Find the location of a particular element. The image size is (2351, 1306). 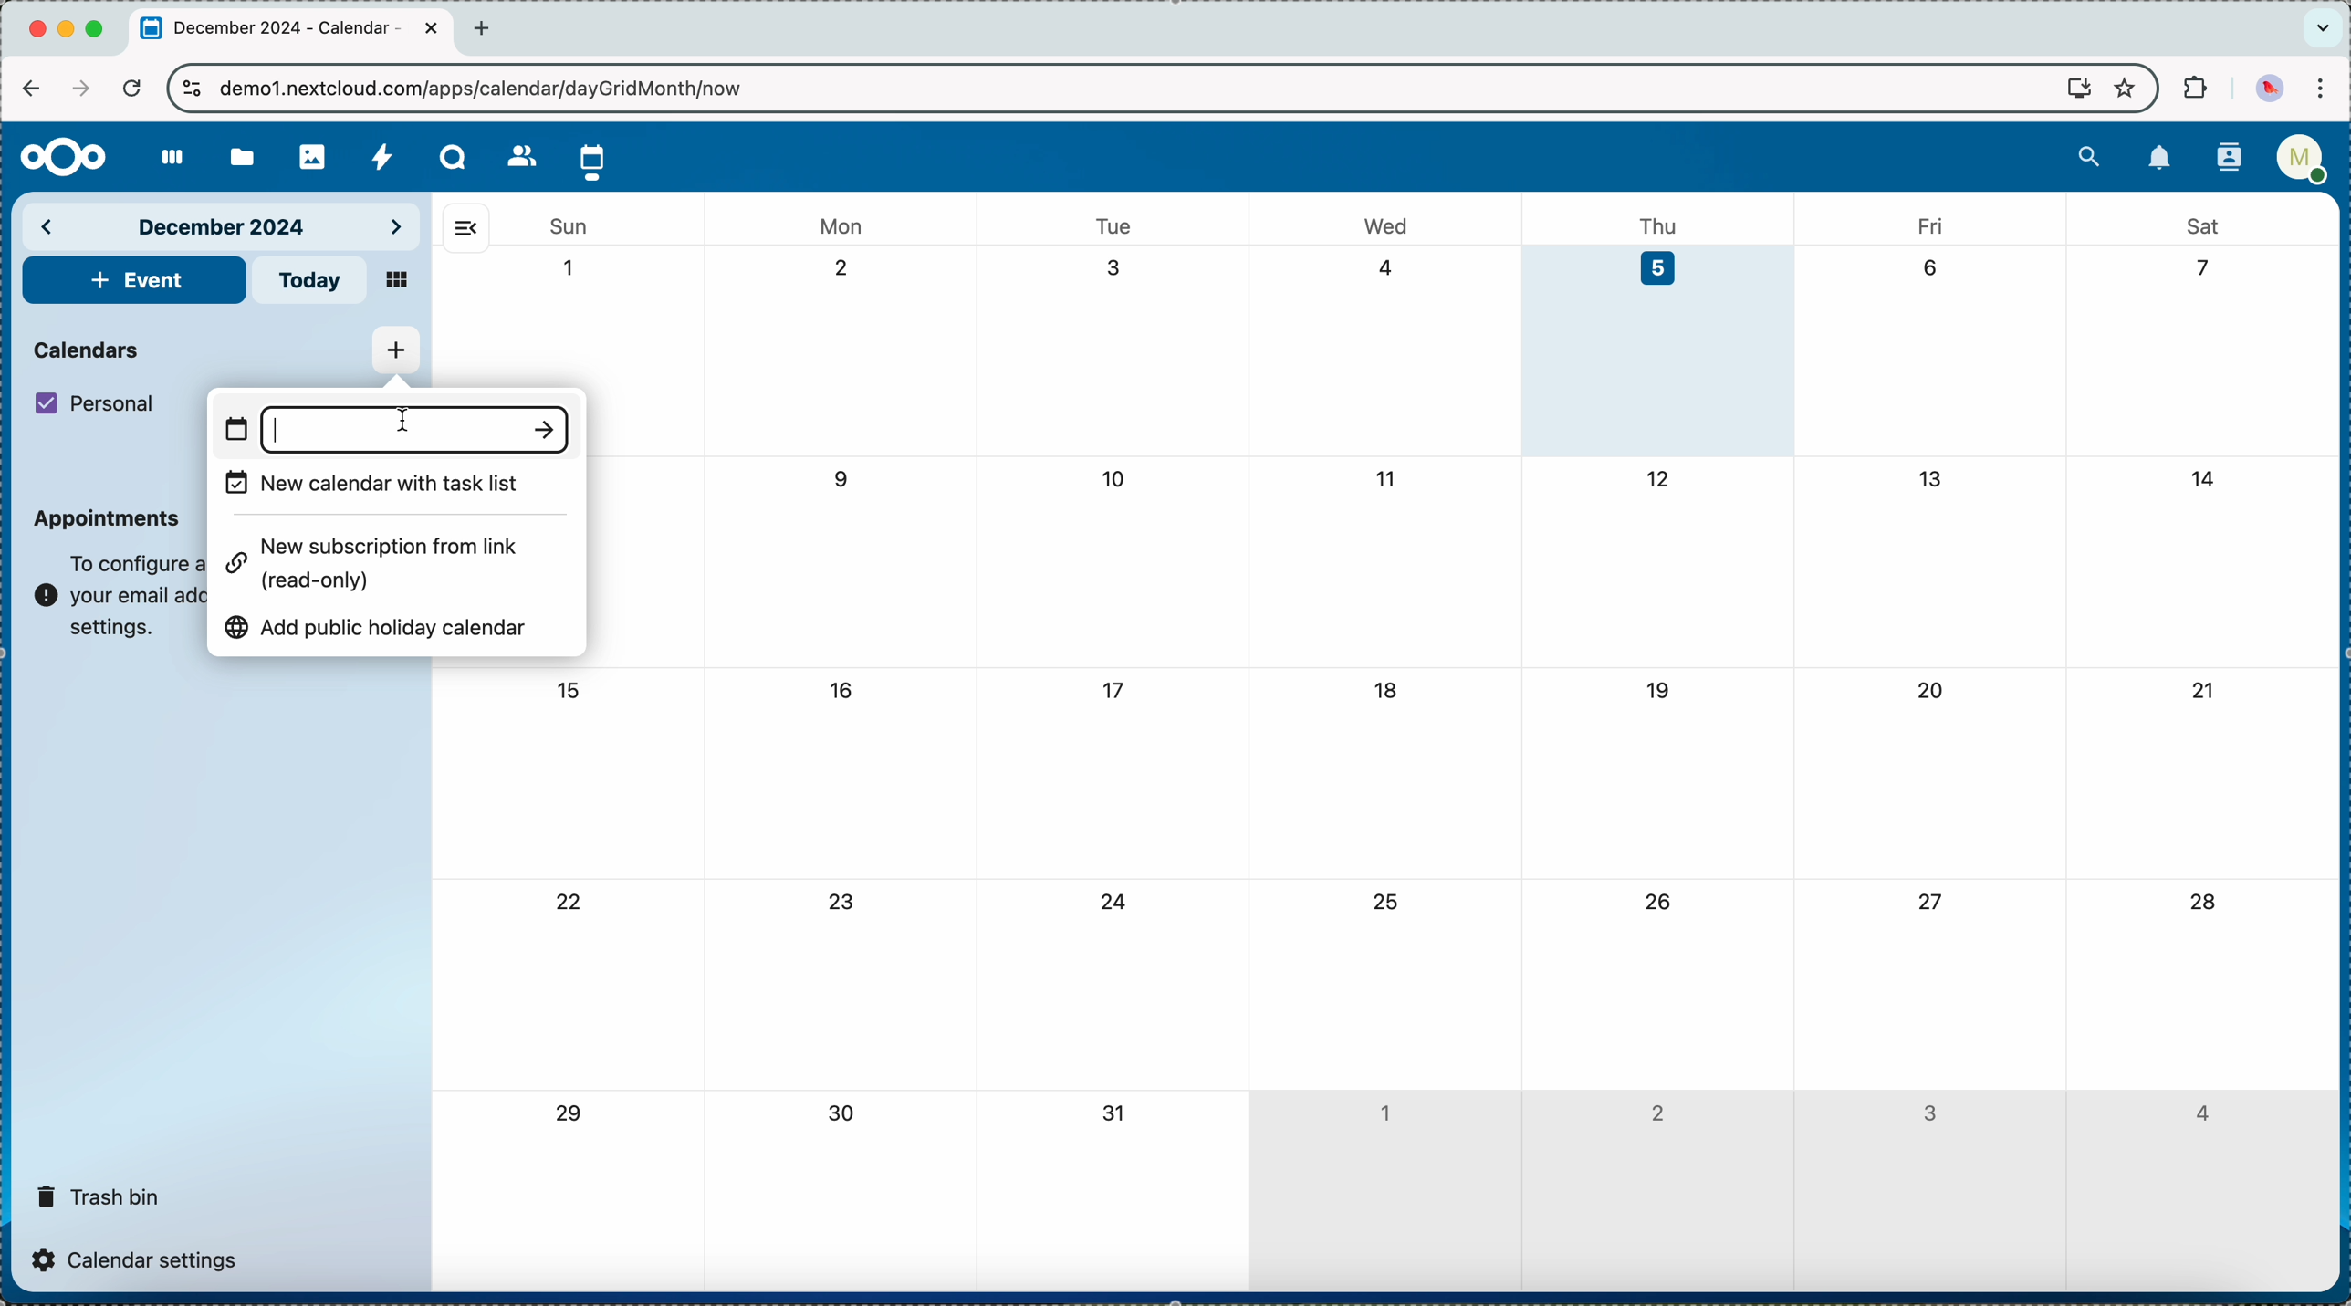

minimize is located at coordinates (69, 31).